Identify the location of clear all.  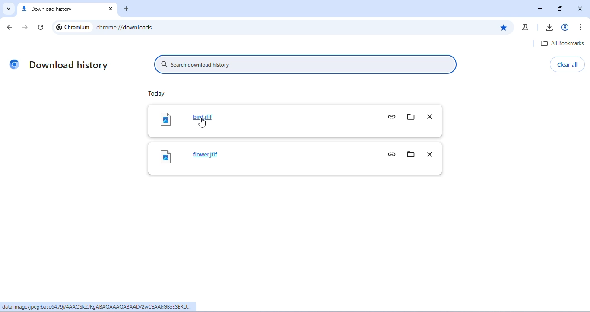
(568, 65).